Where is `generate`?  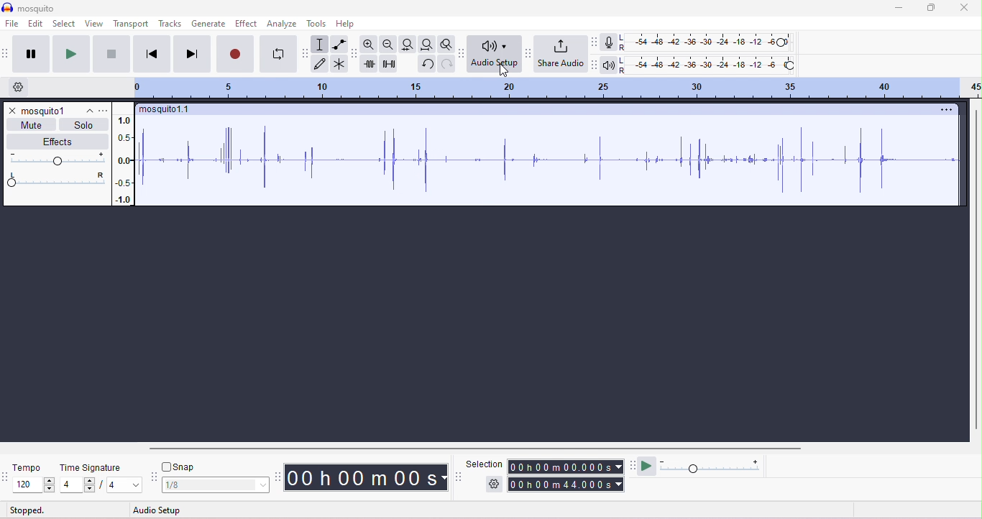 generate is located at coordinates (209, 24).